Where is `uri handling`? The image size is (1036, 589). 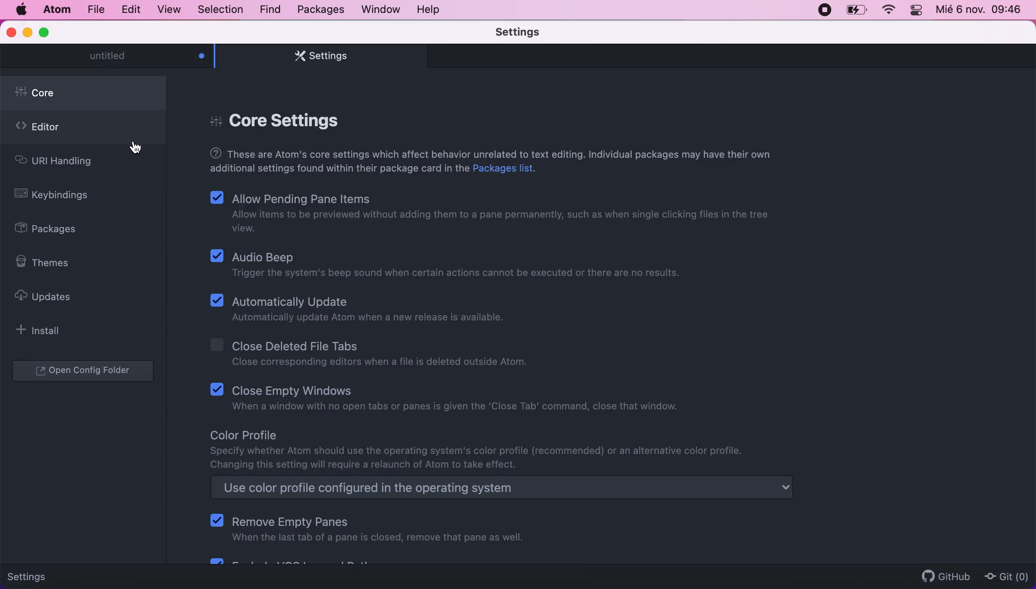 uri handling is located at coordinates (52, 159).